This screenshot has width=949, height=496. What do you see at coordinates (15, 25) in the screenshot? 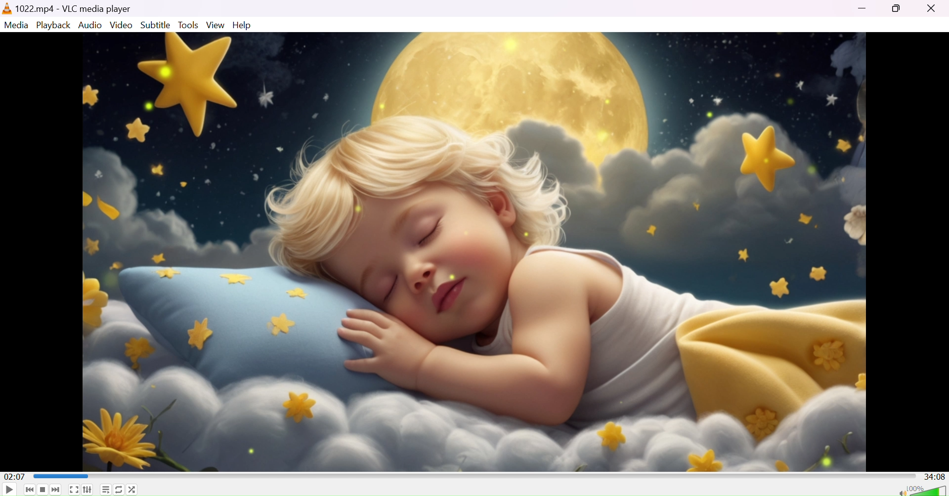
I see `Media` at bounding box center [15, 25].